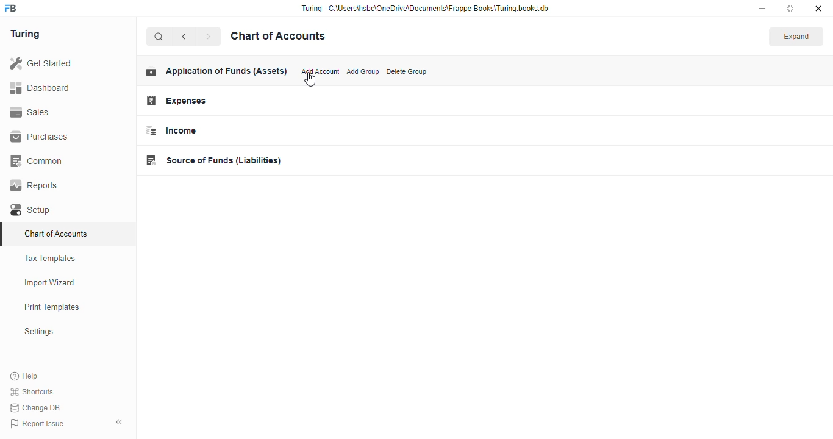  Describe the element at coordinates (790, 9) in the screenshot. I see `maximize` at that location.